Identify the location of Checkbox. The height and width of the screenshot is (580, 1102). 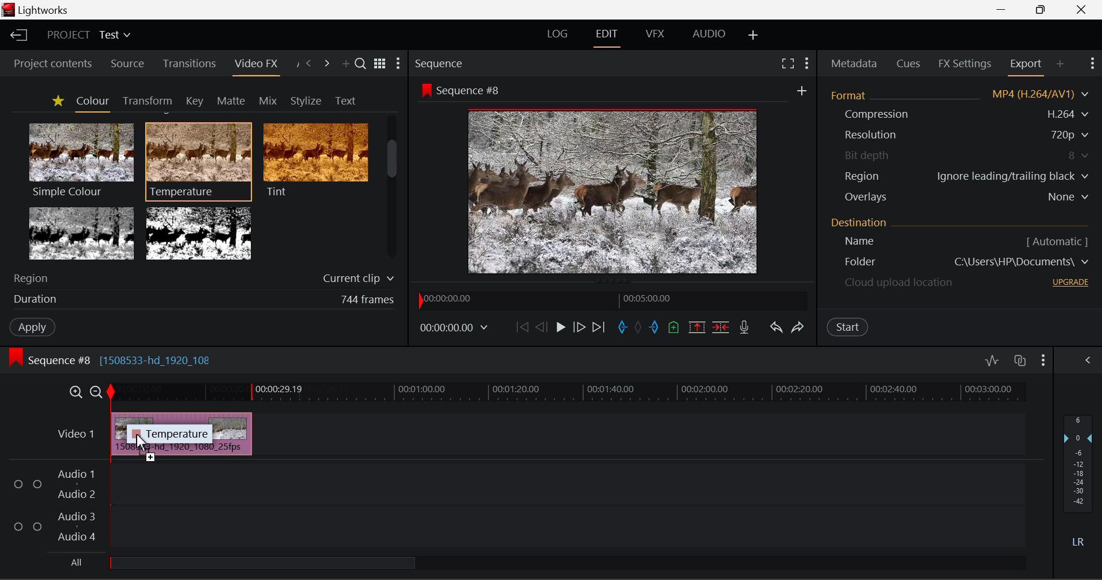
(18, 525).